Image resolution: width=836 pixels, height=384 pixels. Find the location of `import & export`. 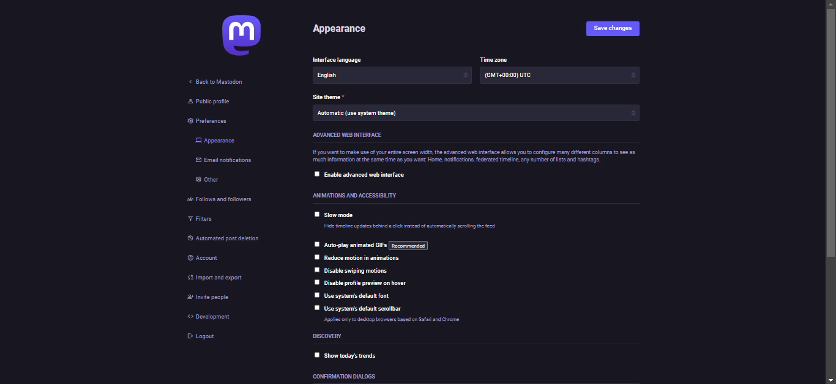

import & export is located at coordinates (217, 278).